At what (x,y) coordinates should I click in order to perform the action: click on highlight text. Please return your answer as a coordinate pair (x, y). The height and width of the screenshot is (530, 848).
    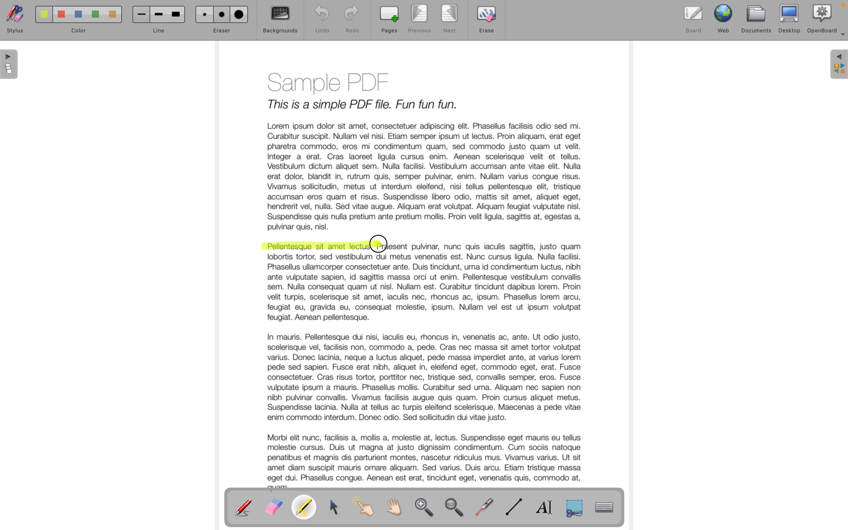
    Looking at the image, I should click on (316, 246).